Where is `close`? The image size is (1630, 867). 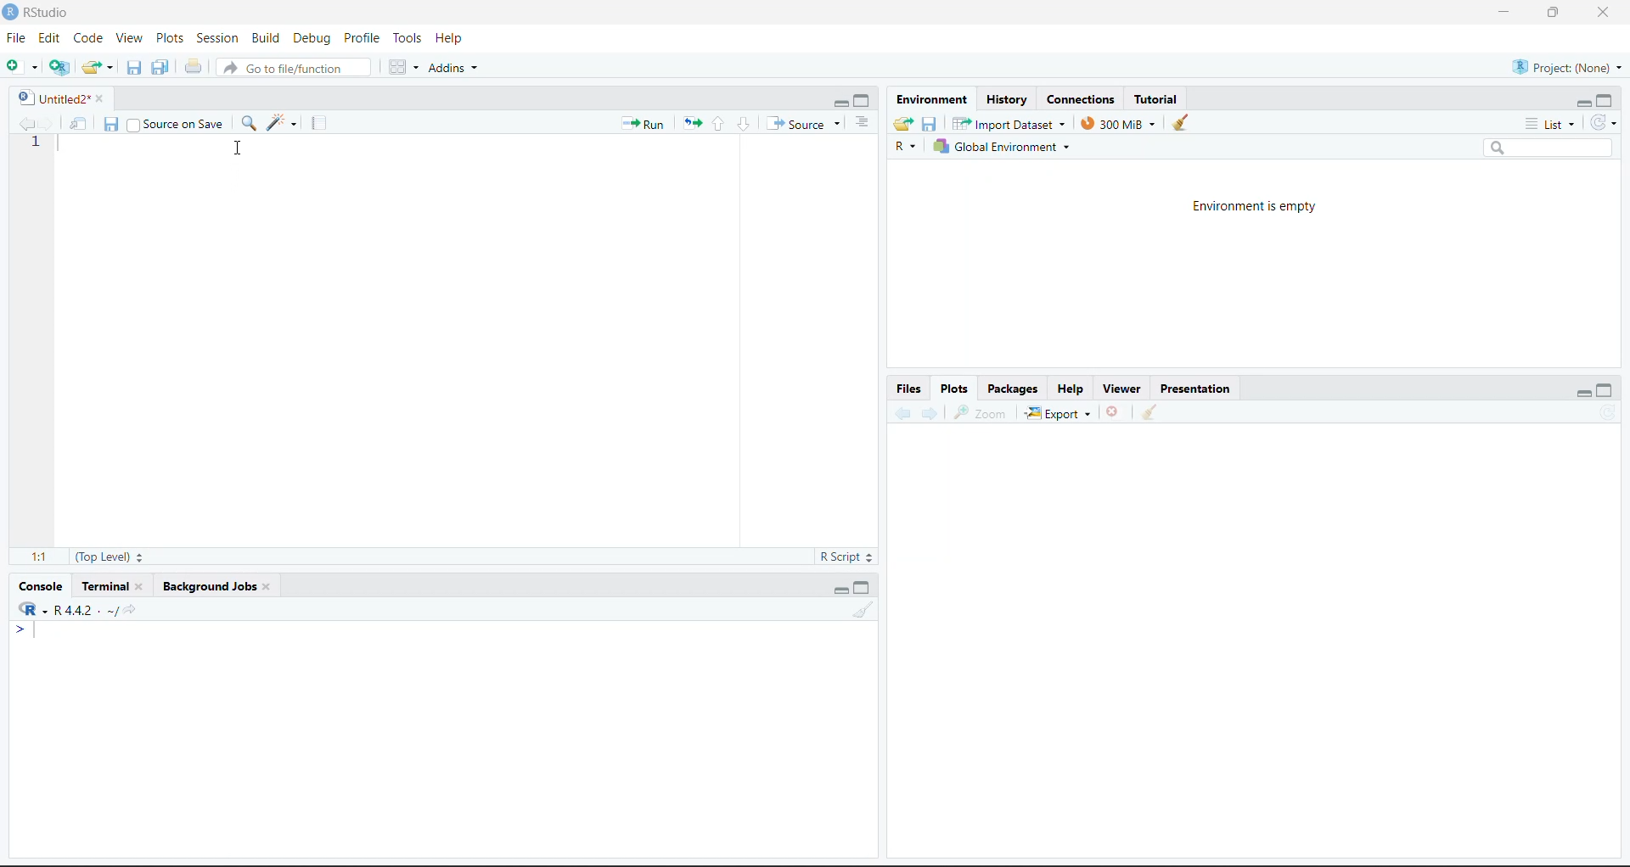
close is located at coordinates (1603, 14).